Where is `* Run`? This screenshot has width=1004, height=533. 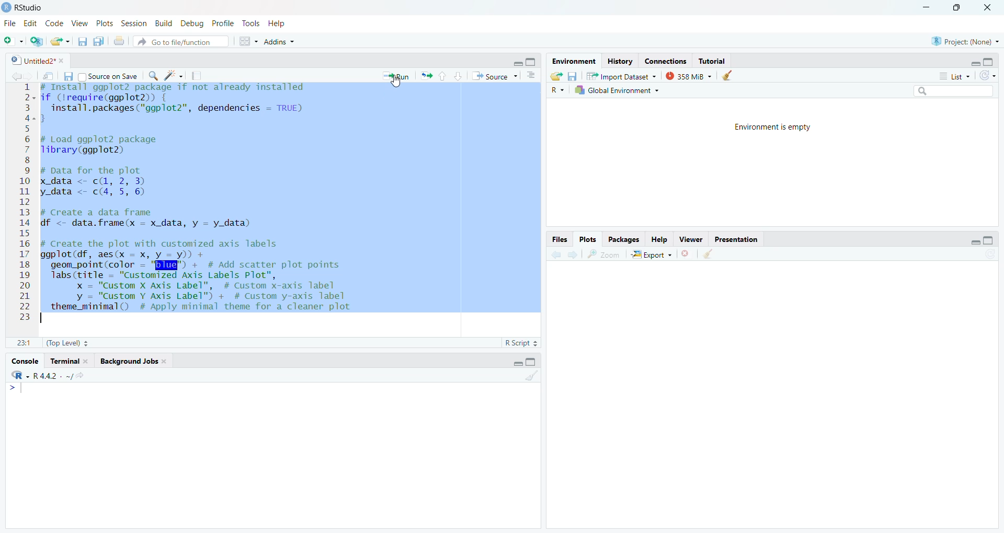
* Run is located at coordinates (398, 76).